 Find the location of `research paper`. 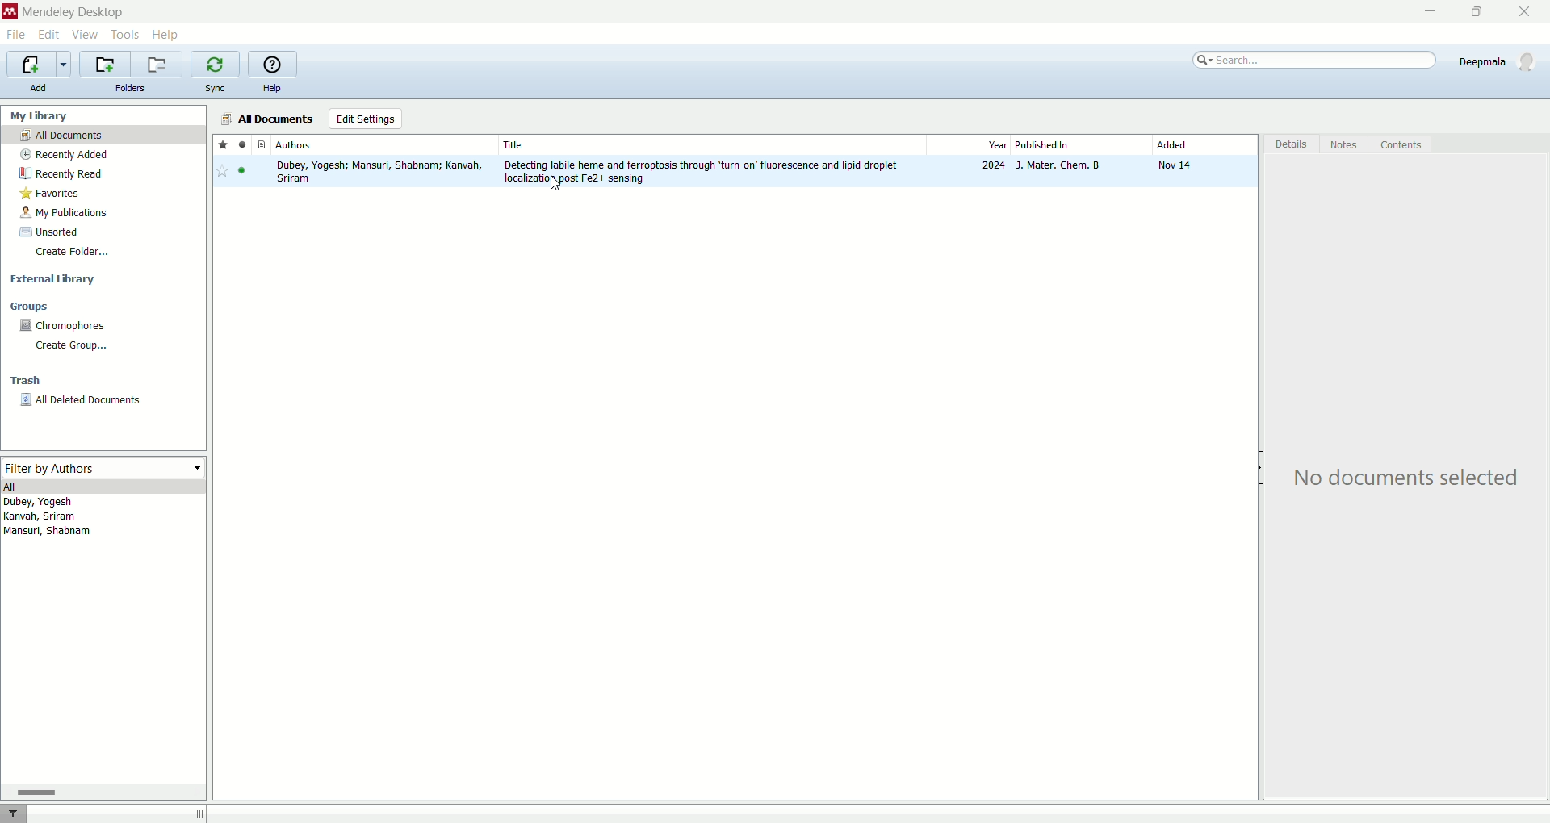

research paper is located at coordinates (739, 171).